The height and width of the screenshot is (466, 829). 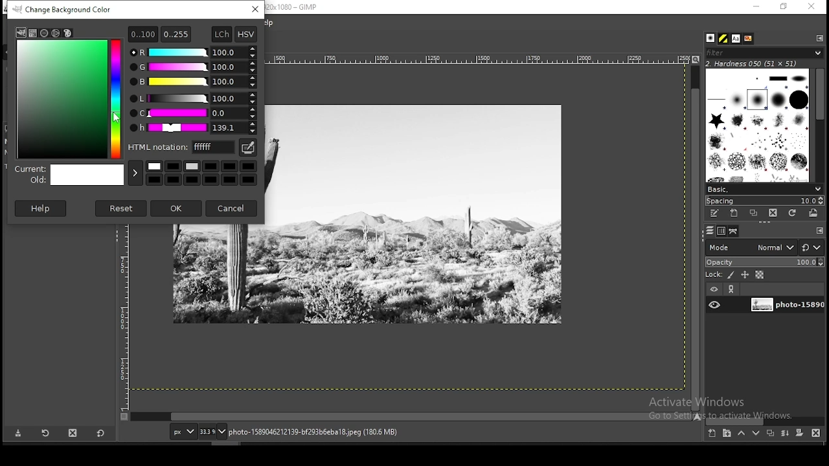 What do you see at coordinates (47, 432) in the screenshot?
I see `reload tool preset` at bounding box center [47, 432].